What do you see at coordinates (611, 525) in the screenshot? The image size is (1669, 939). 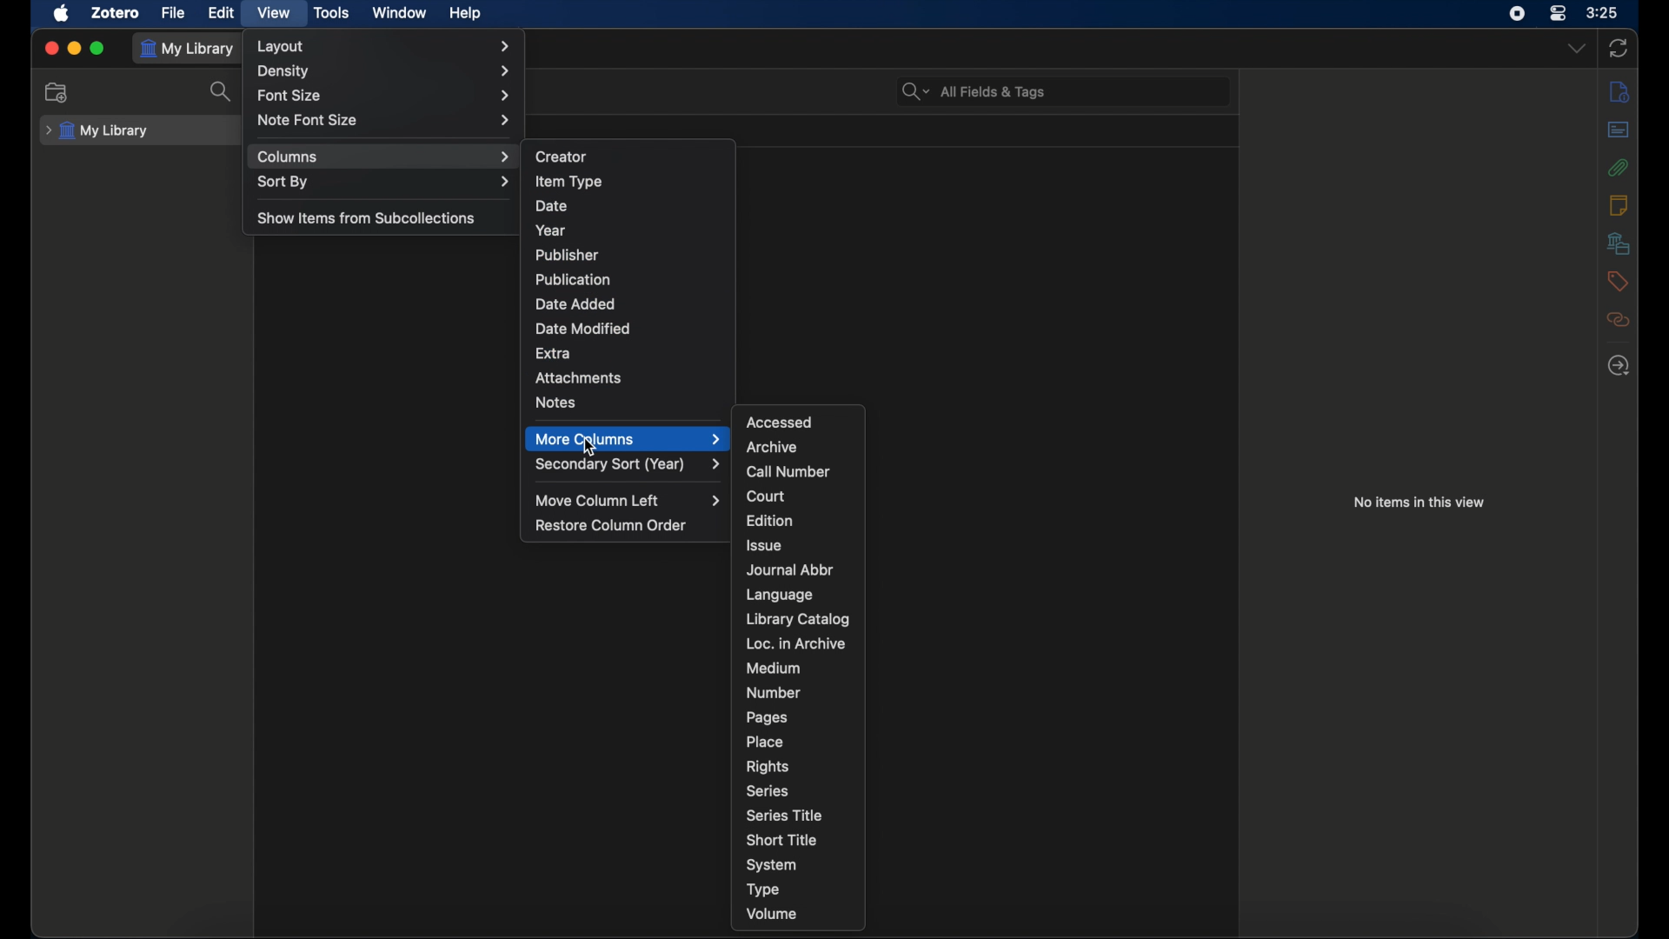 I see `restore column order` at bounding box center [611, 525].